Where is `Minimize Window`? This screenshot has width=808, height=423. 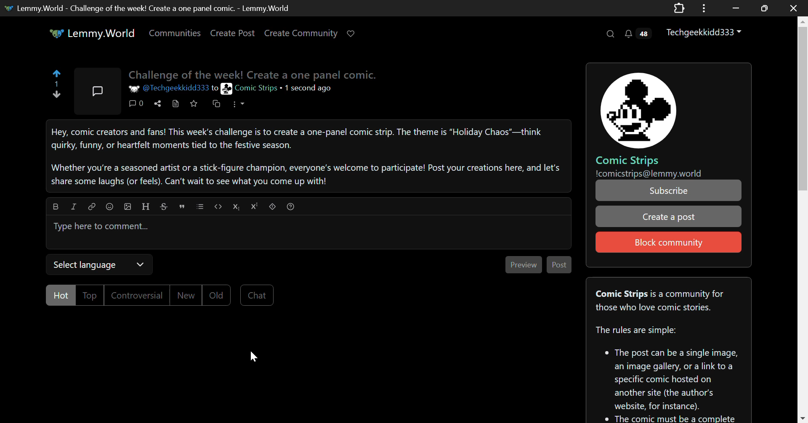 Minimize Window is located at coordinates (765, 8).